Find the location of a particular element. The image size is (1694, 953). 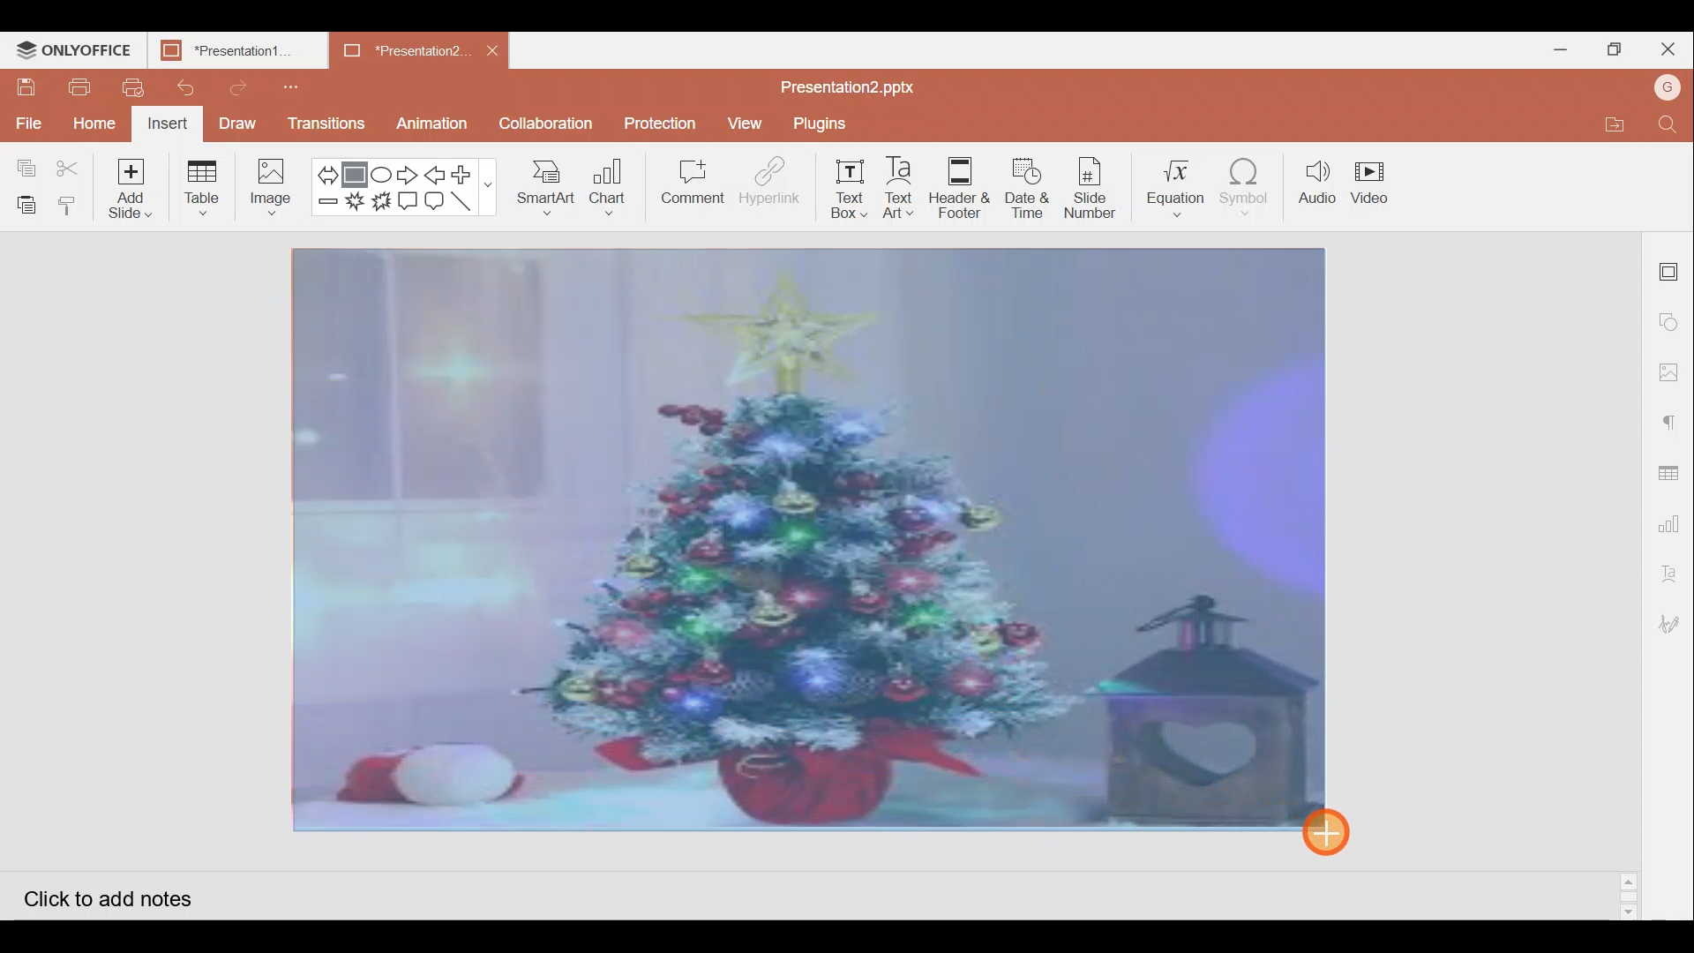

Add slide is located at coordinates (132, 189).